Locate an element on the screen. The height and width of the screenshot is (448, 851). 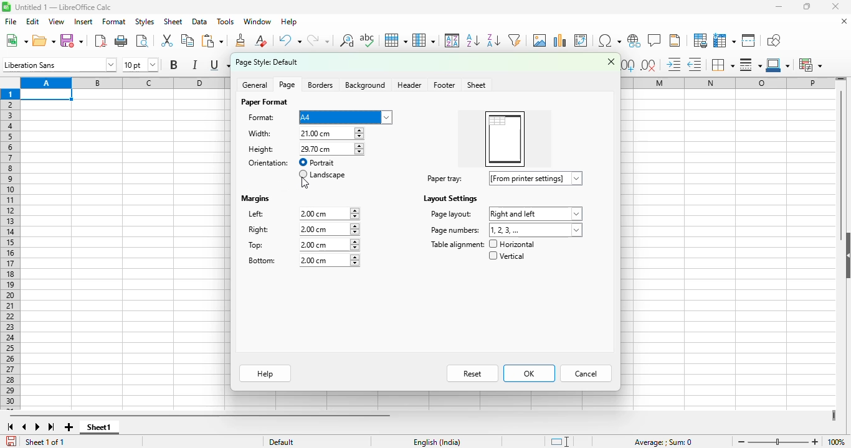
copy is located at coordinates (188, 40).